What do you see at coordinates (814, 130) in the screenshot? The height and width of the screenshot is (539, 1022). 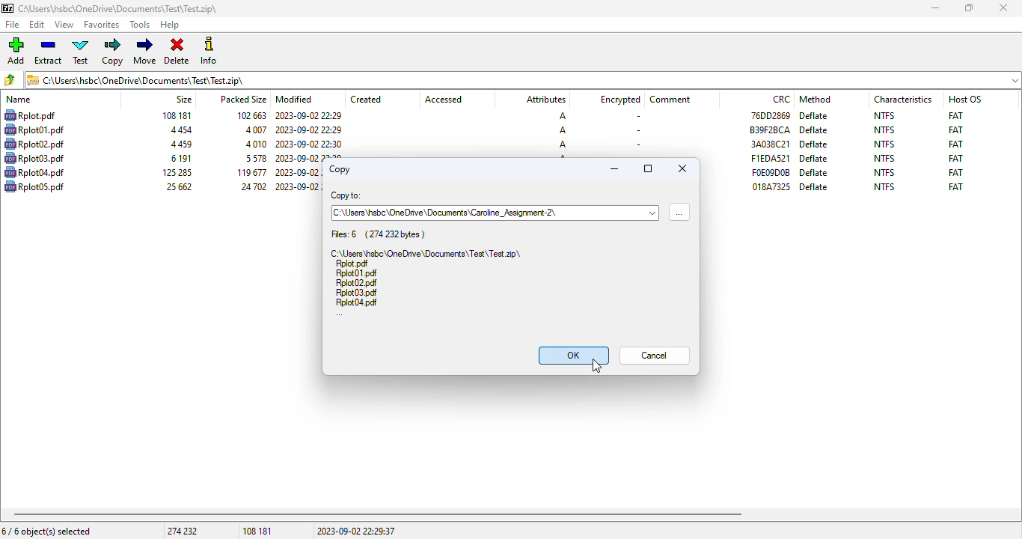 I see `deflate` at bounding box center [814, 130].